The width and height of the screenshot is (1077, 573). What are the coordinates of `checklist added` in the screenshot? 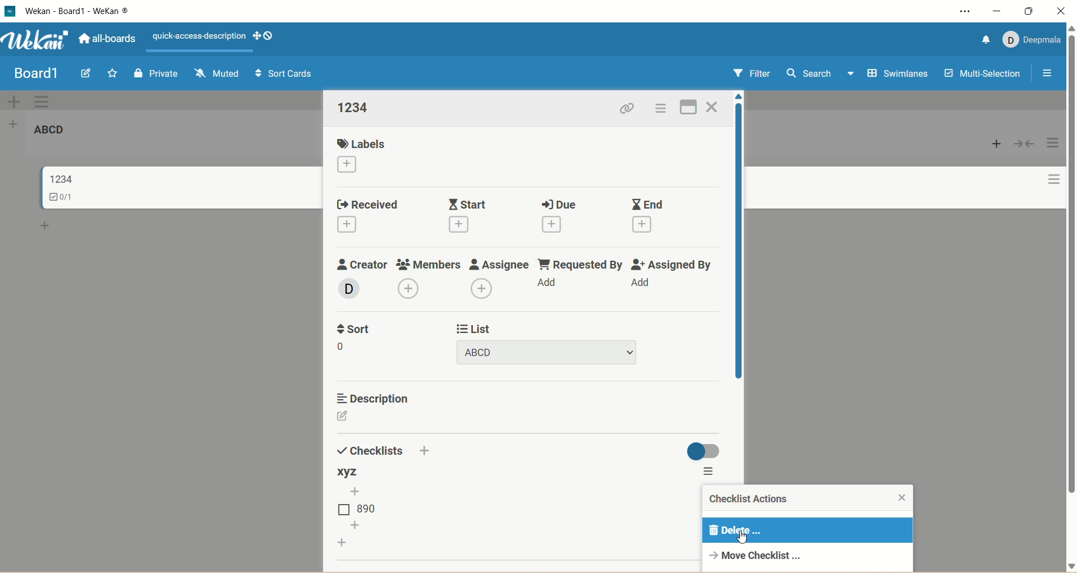 It's located at (355, 472).